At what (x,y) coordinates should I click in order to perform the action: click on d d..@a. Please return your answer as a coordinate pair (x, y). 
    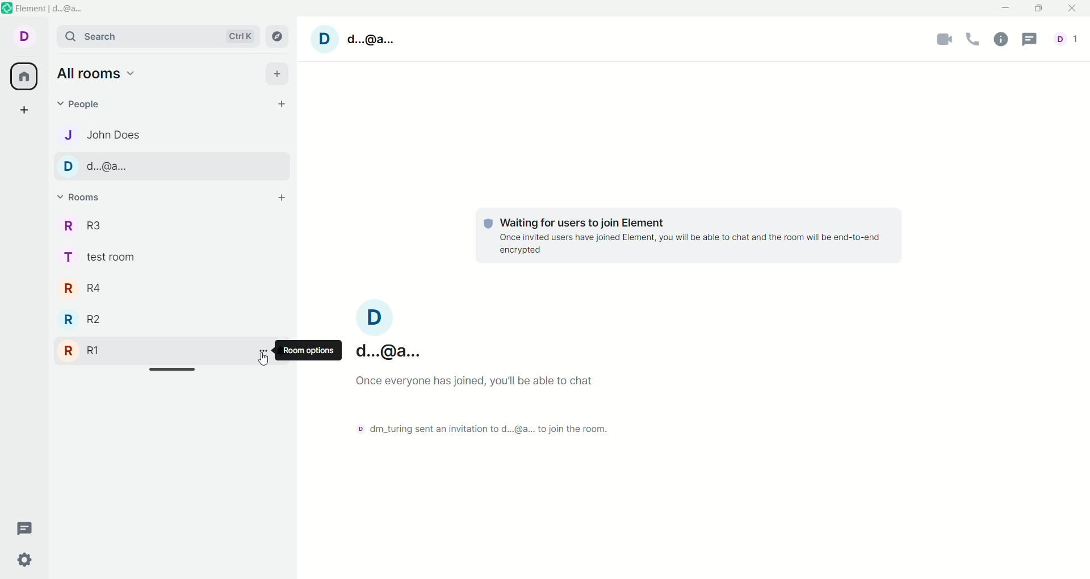
    Looking at the image, I should click on (173, 166).